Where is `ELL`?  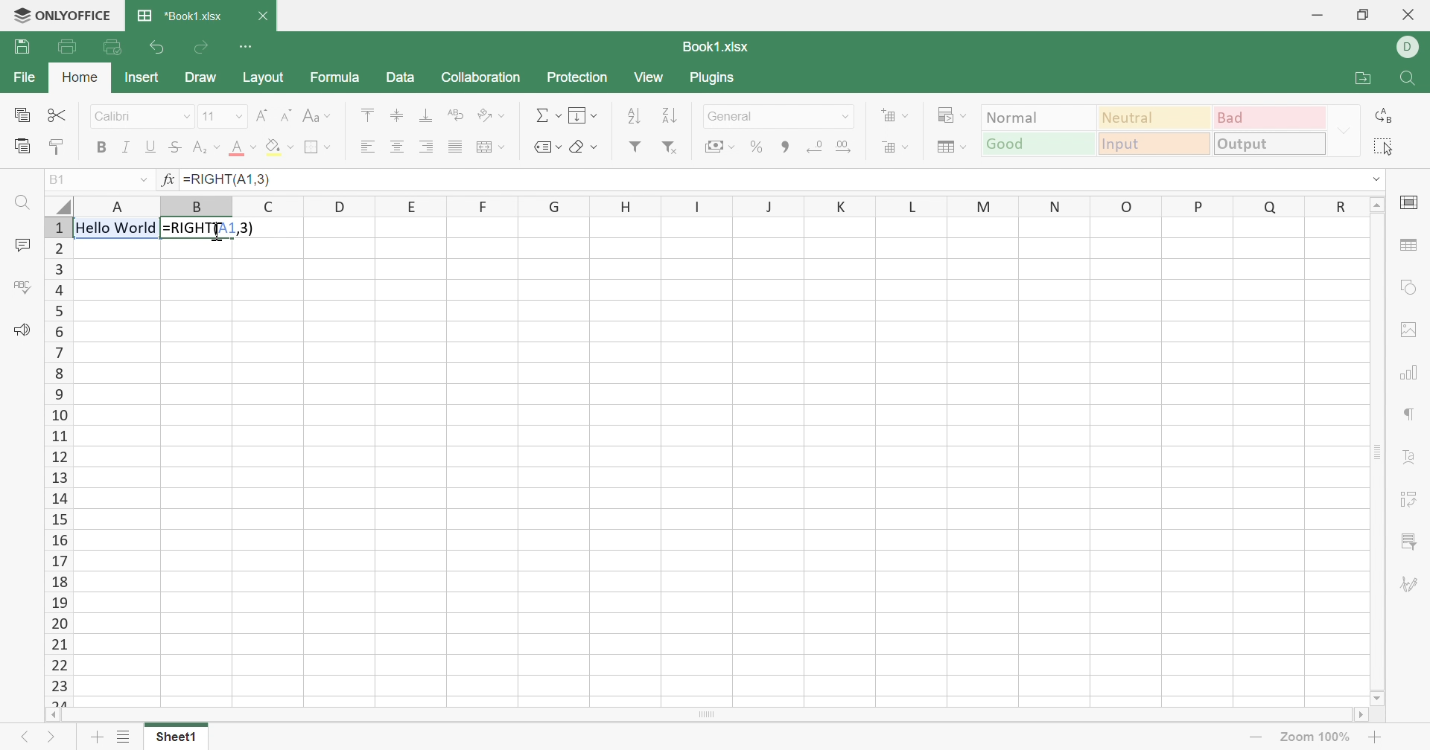
ELL is located at coordinates (1411, 46).